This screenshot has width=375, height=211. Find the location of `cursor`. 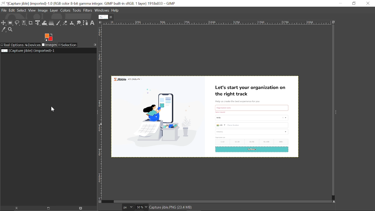

cursor is located at coordinates (52, 109).